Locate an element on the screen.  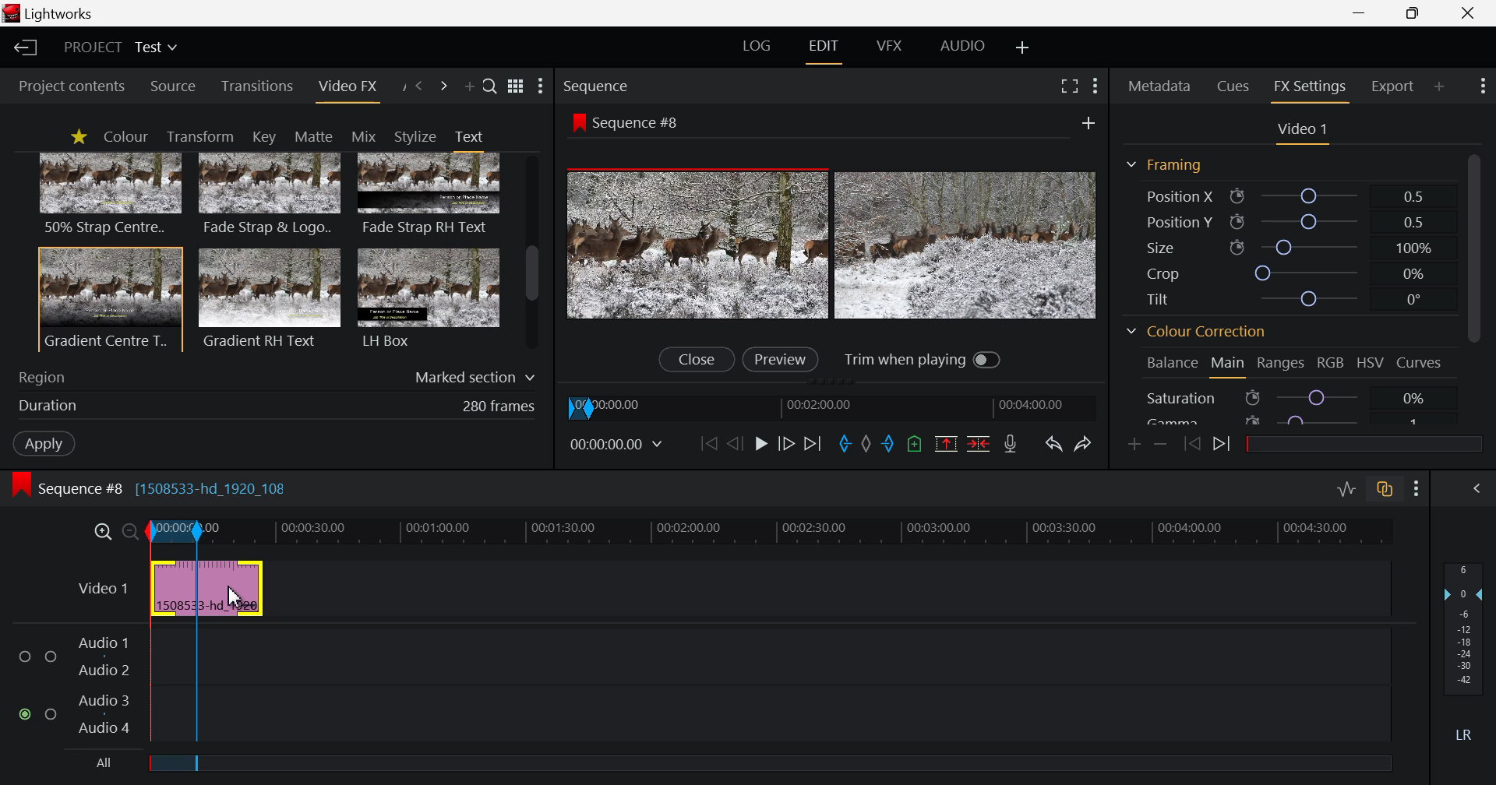
RGB is located at coordinates (1331, 365).